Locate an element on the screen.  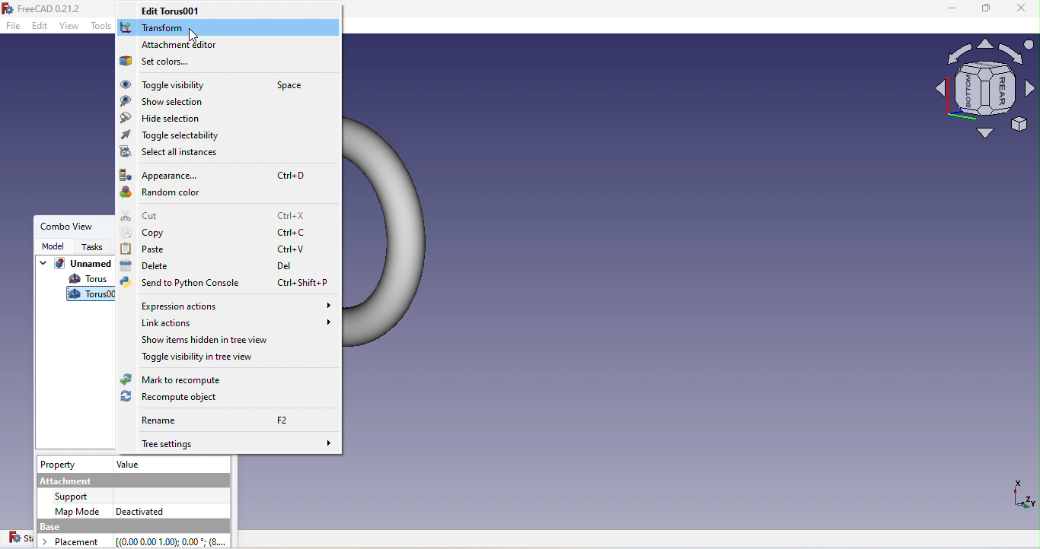
Attachment is located at coordinates (132, 479).